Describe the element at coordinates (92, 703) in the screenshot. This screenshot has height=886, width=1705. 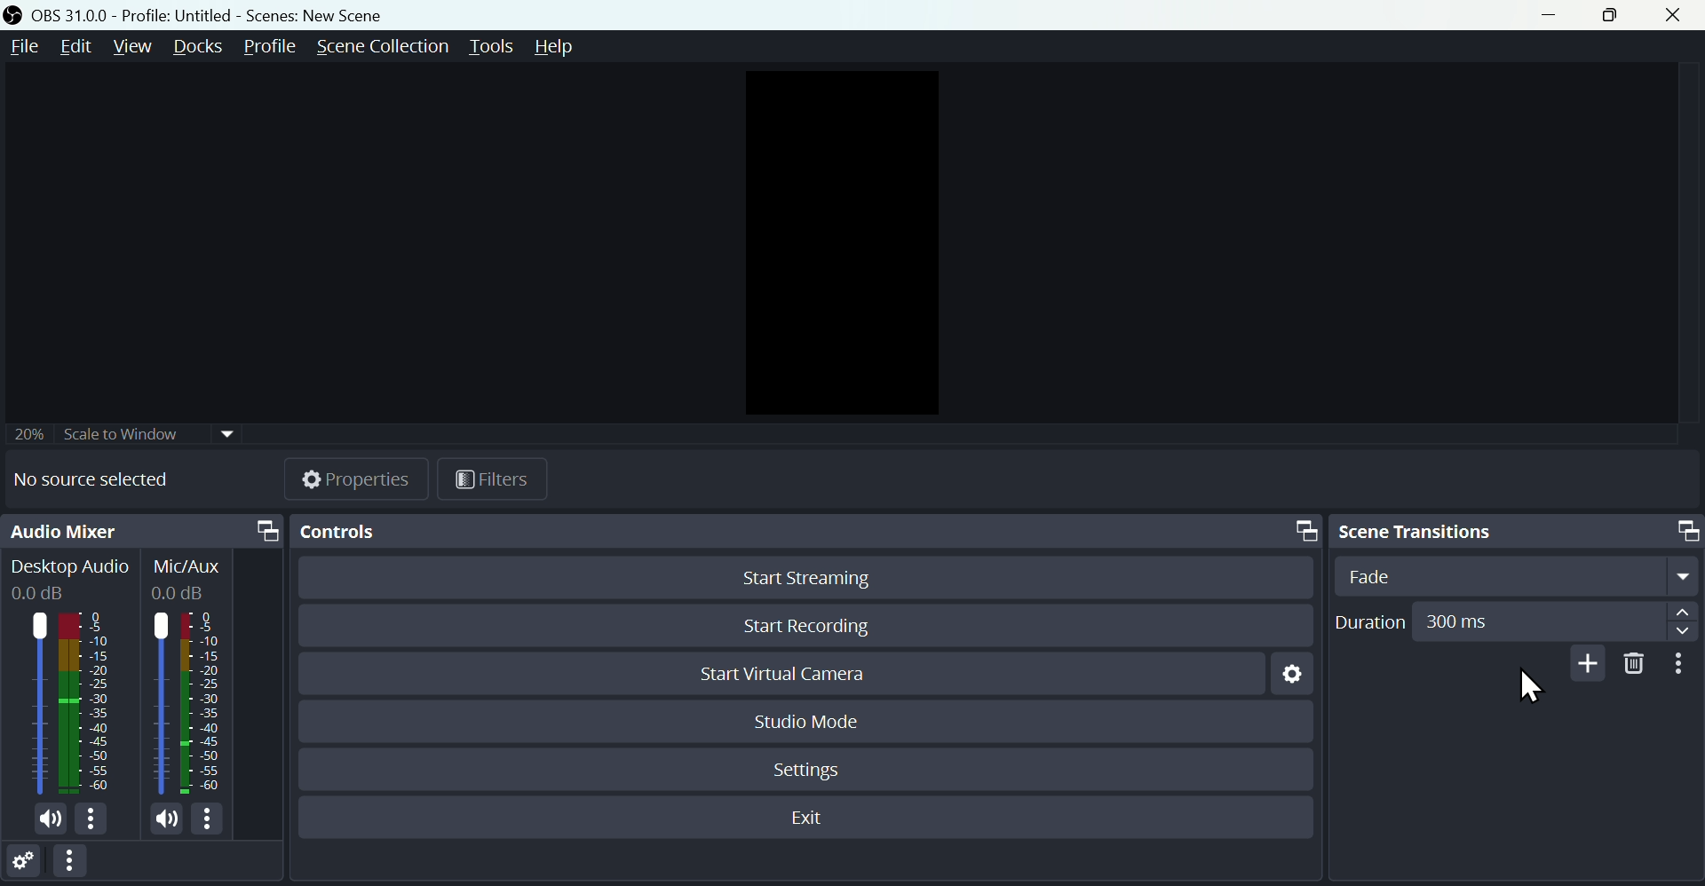
I see `Desktop Audio` at that location.